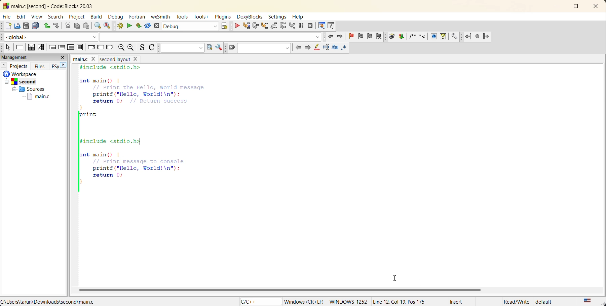  Describe the element at coordinates (64, 65) in the screenshot. I see `next` at that location.